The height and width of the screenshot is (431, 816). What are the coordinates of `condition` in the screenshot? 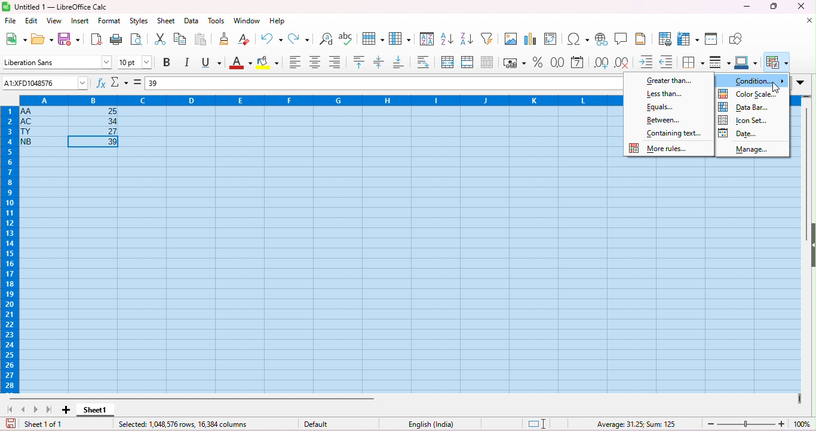 It's located at (753, 81).